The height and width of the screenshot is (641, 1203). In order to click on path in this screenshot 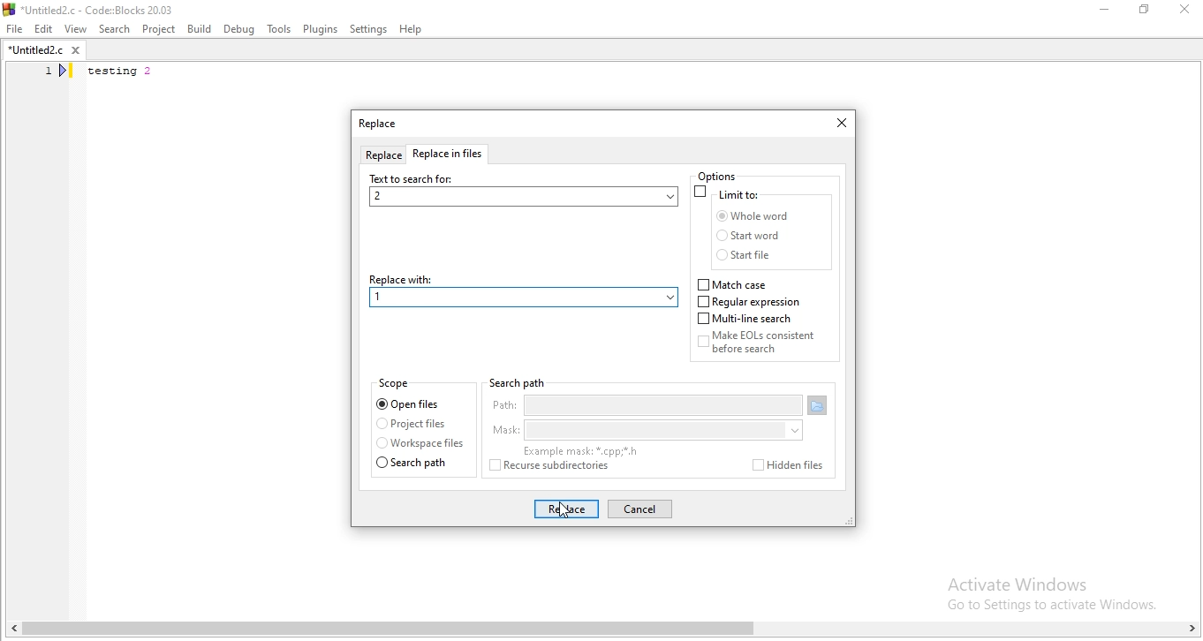, I will do `click(645, 407)`.